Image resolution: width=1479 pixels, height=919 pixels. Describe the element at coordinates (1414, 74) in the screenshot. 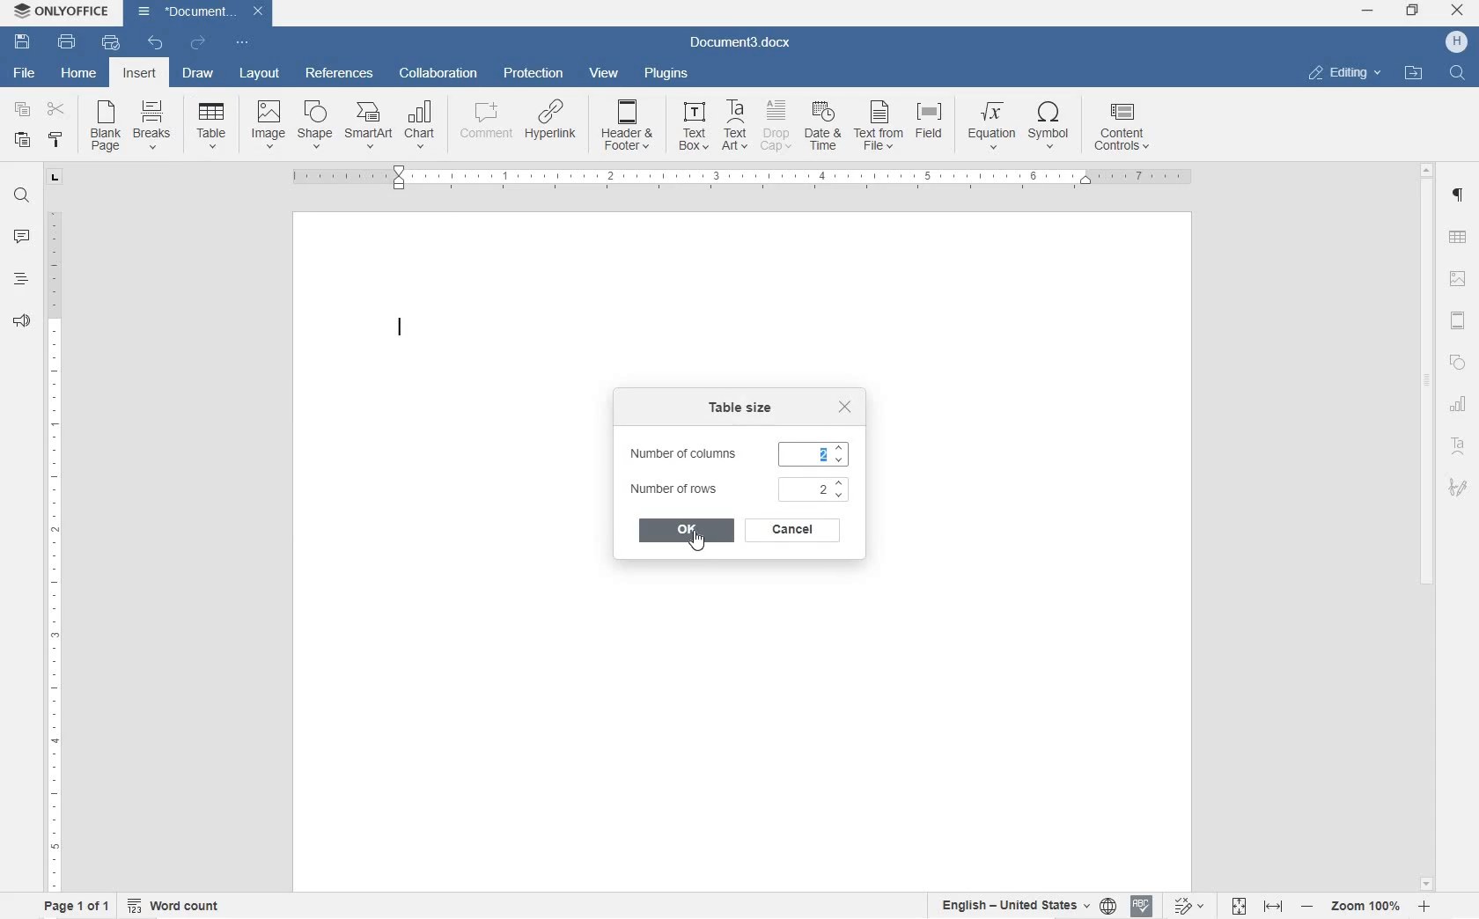

I see `open file location` at that location.